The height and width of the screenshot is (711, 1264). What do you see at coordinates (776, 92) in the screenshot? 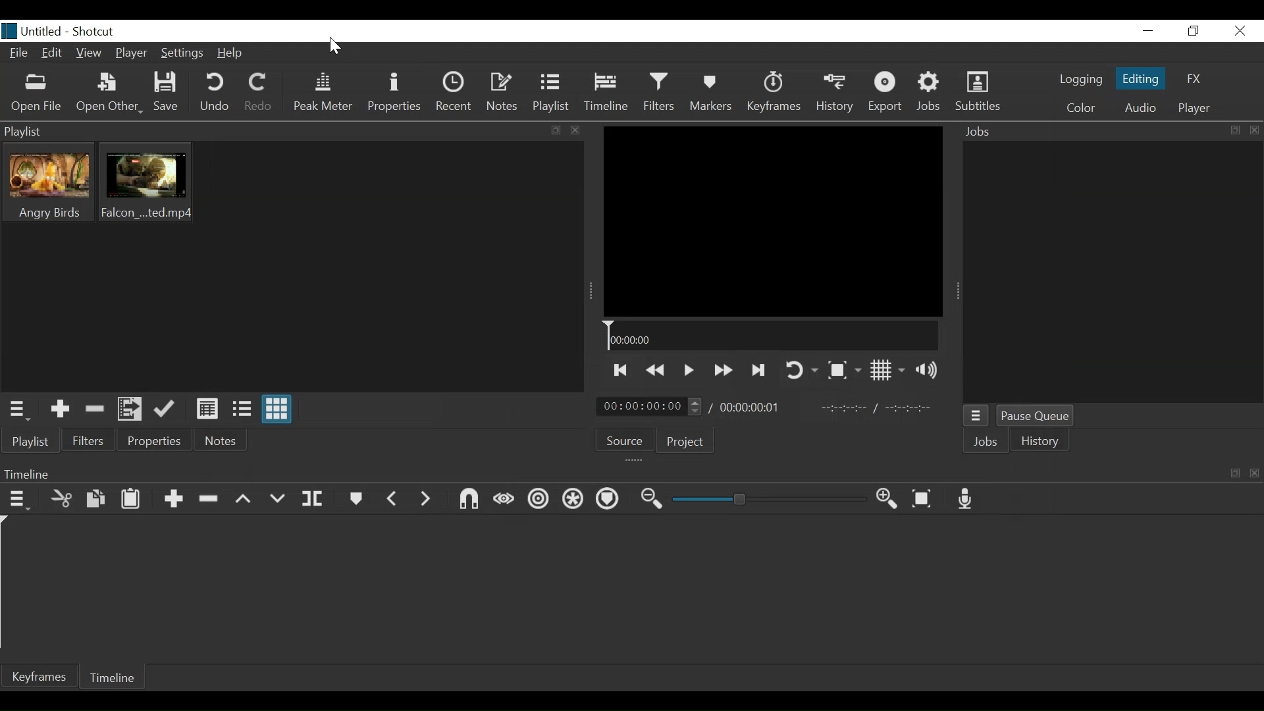
I see `Keyframe` at bounding box center [776, 92].